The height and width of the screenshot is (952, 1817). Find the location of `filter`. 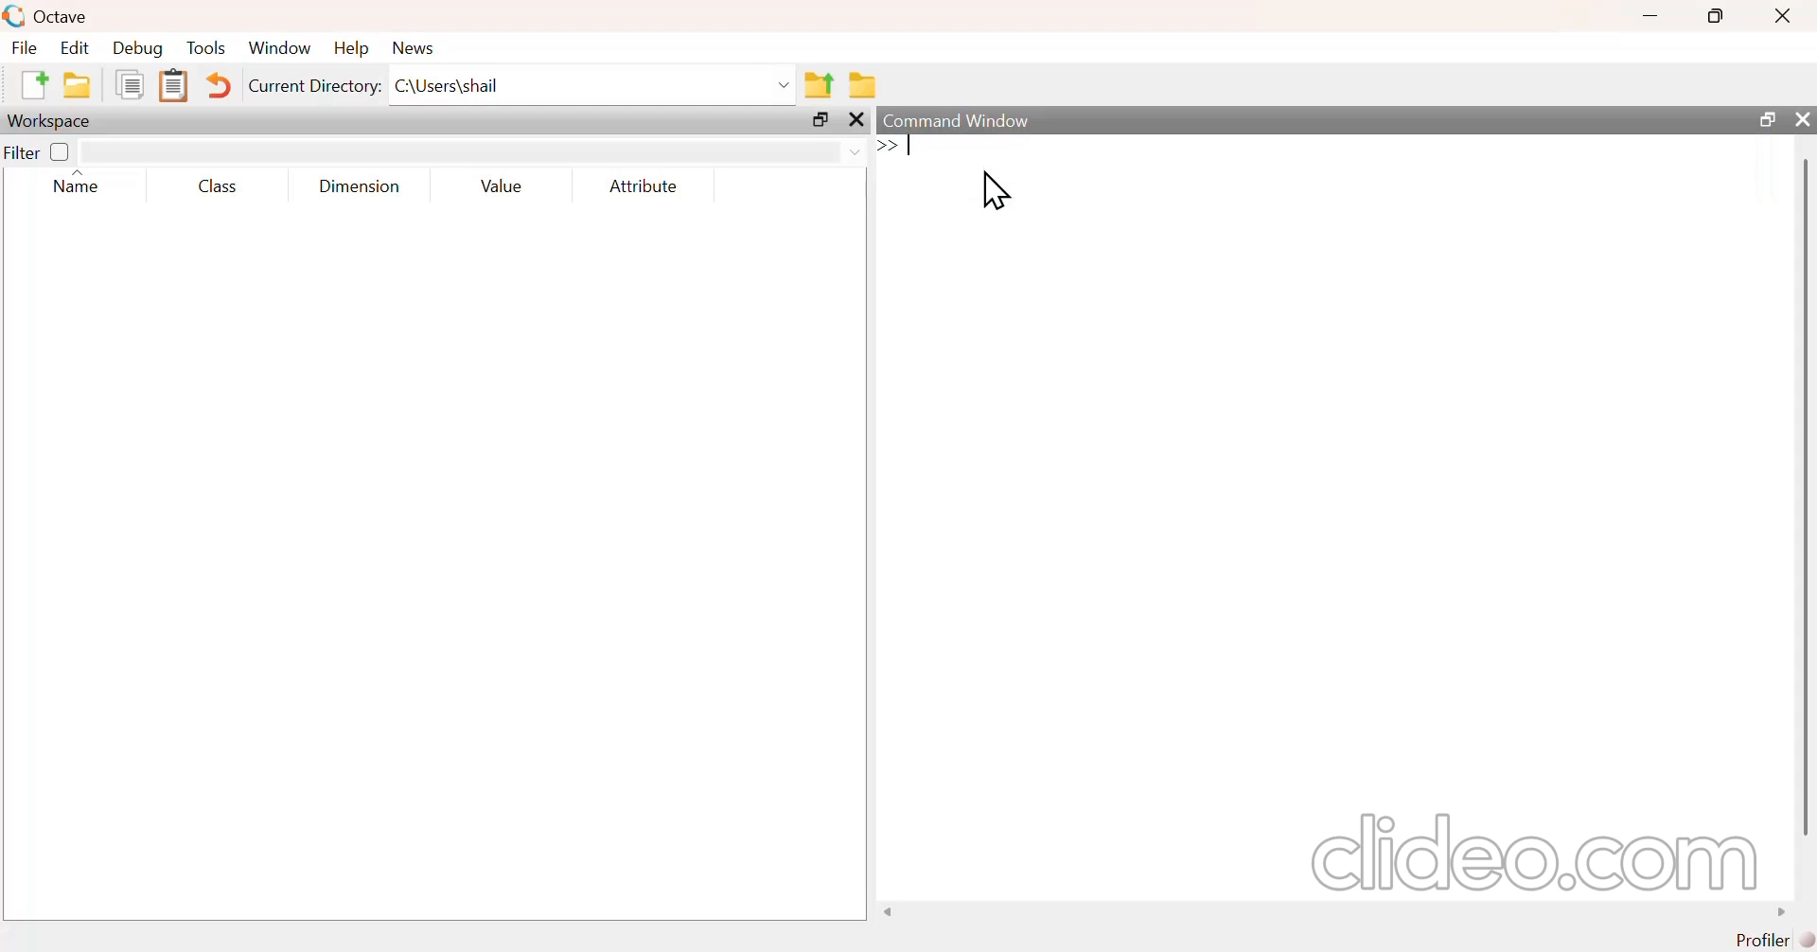

filter is located at coordinates (39, 151).